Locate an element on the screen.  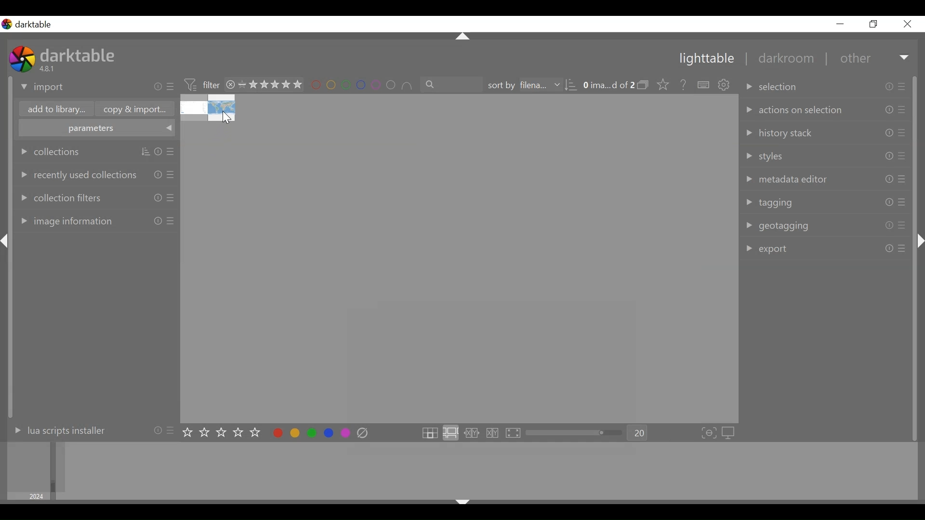
lighttable is located at coordinates (707, 59).